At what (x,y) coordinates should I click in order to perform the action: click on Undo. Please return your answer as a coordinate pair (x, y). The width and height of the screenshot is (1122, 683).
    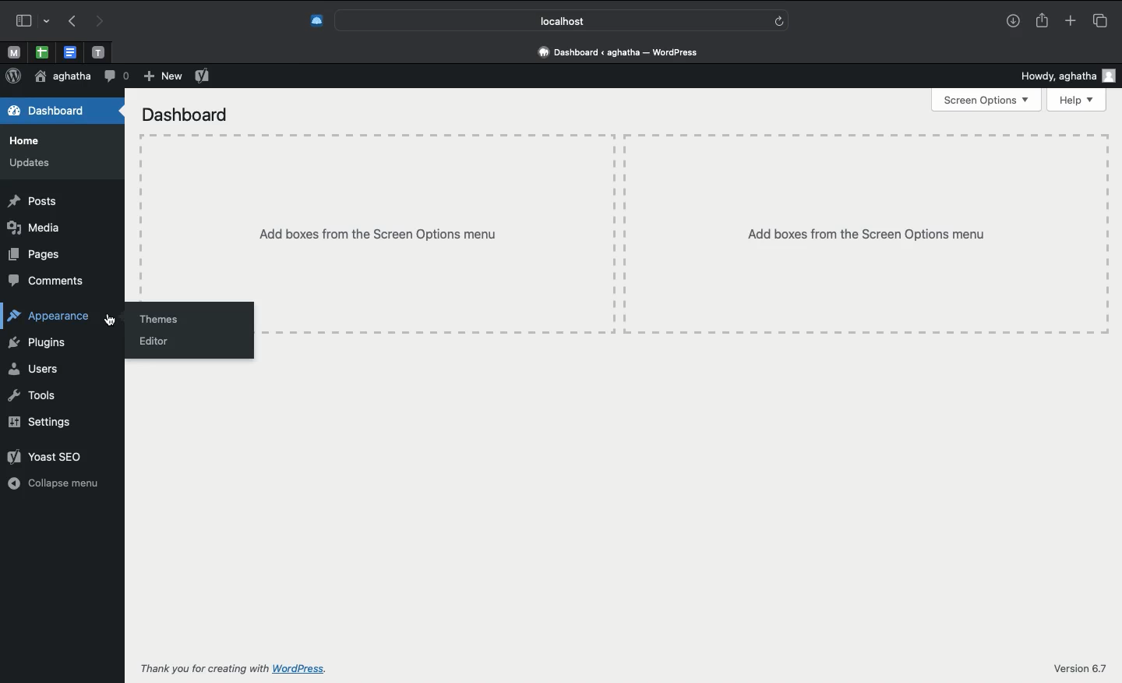
    Looking at the image, I should click on (72, 20).